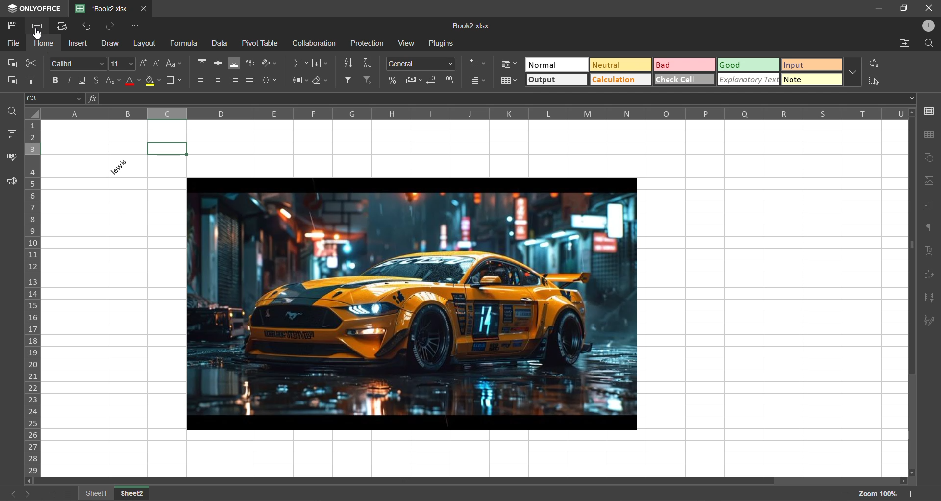 This screenshot has height=501, width=941. Describe the element at coordinates (202, 64) in the screenshot. I see `align top` at that location.